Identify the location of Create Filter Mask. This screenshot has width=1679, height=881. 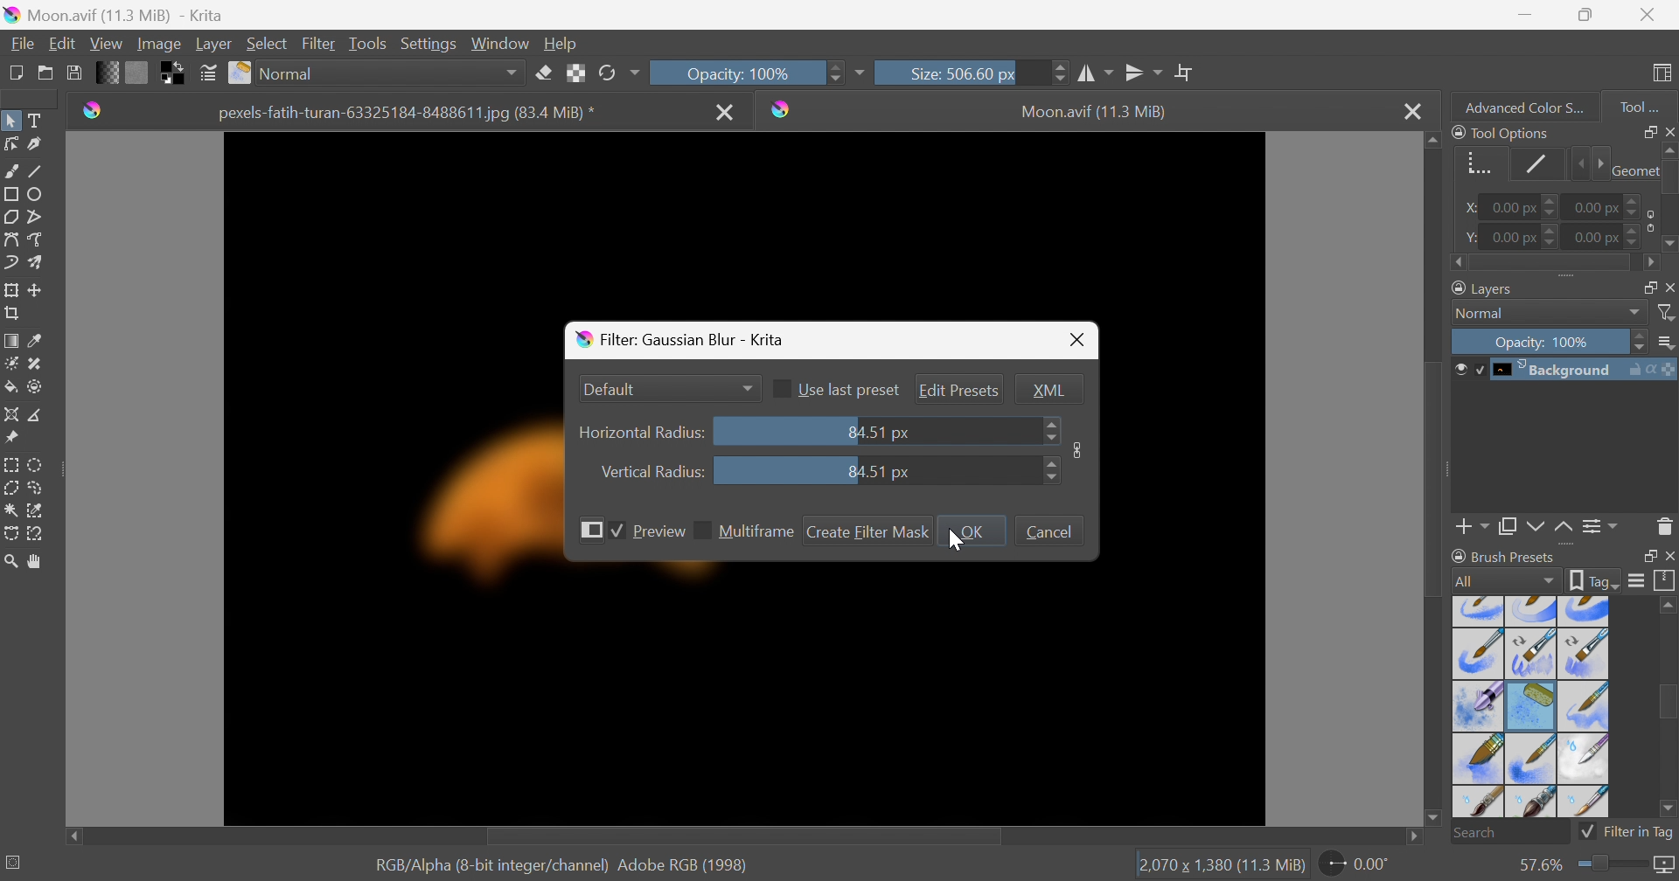
(868, 531).